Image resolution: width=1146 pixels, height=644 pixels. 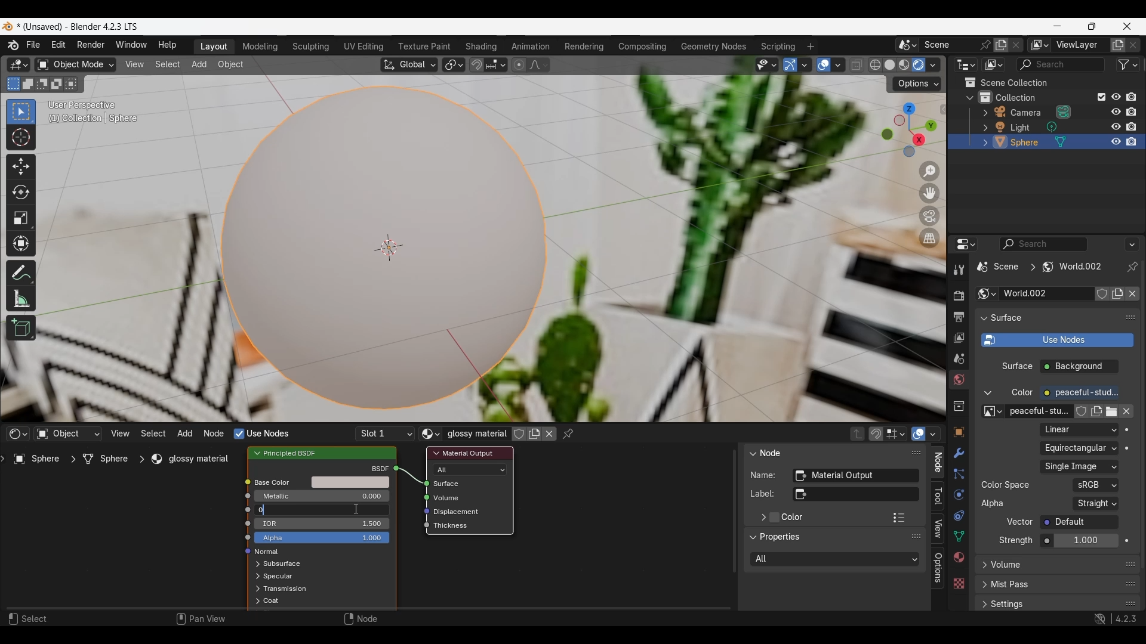 What do you see at coordinates (970, 98) in the screenshot?
I see `Collapse` at bounding box center [970, 98].